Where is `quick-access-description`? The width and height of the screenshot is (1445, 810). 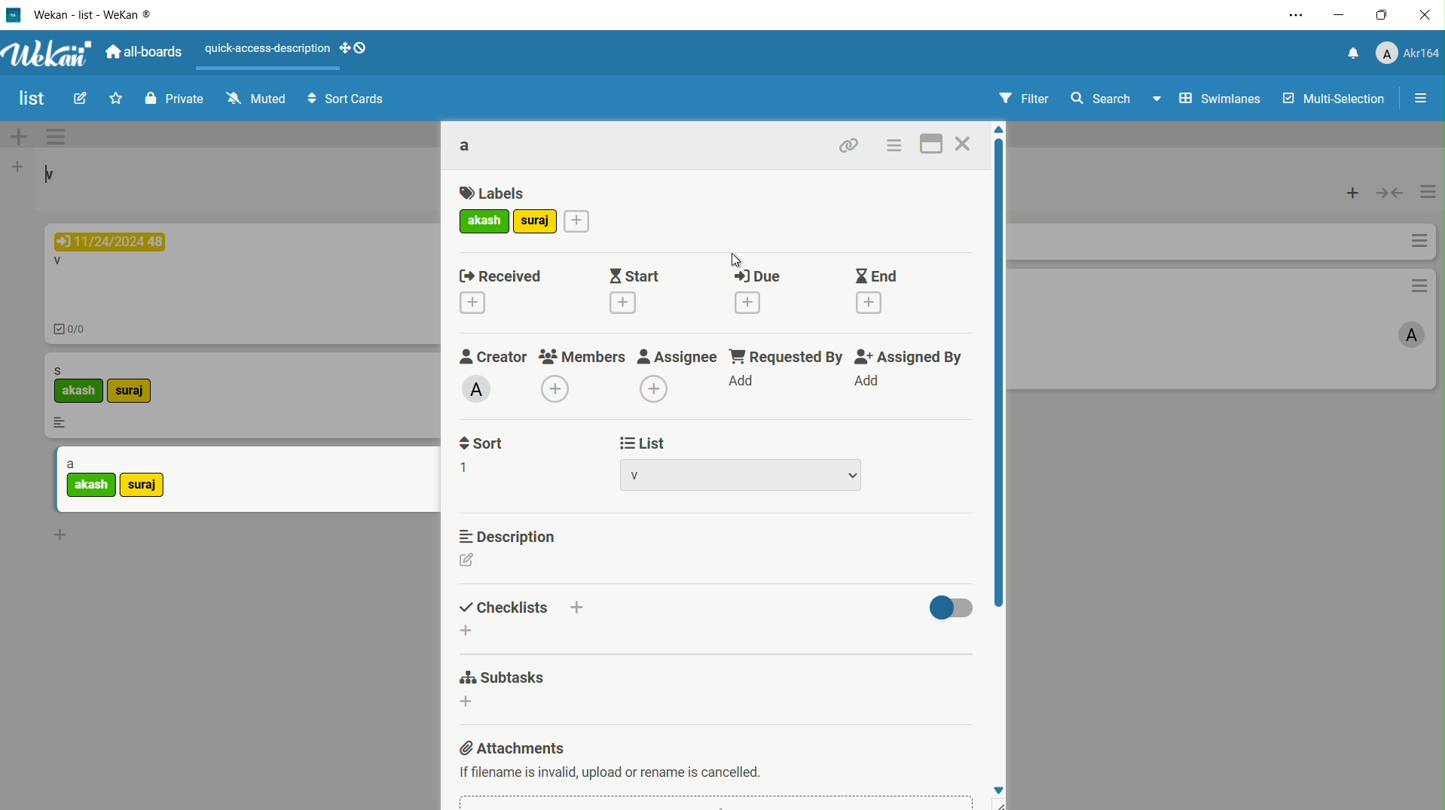
quick-access-description is located at coordinates (269, 50).